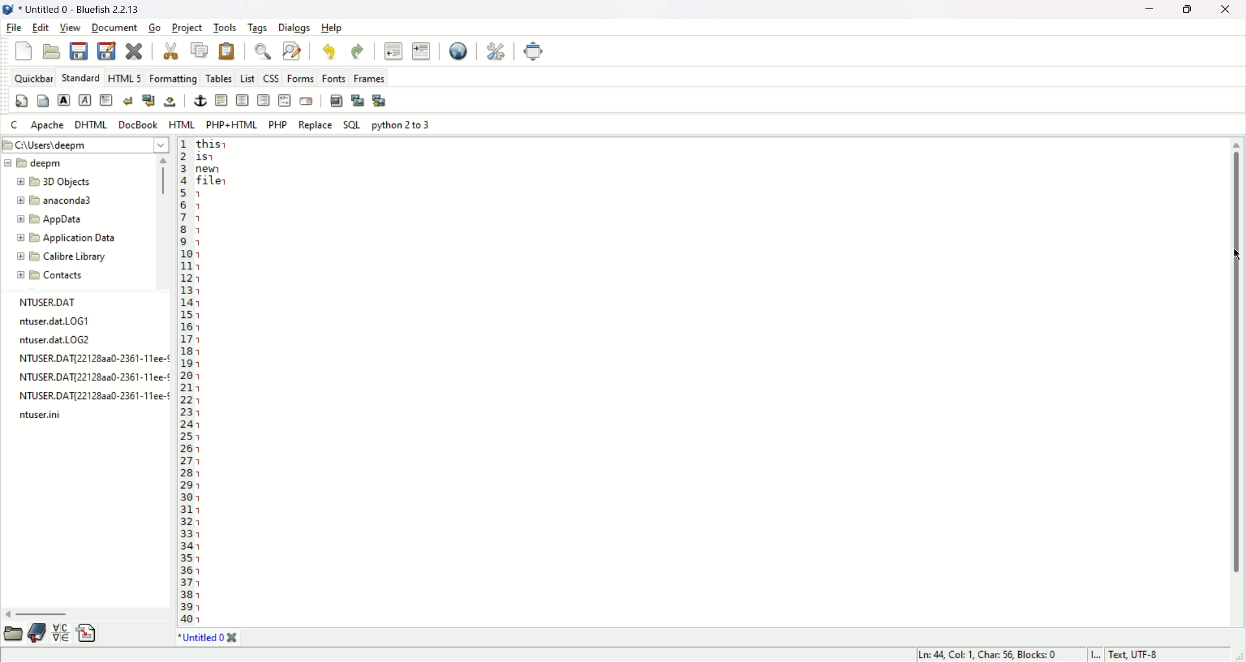  I want to click on file explorer, so click(12, 633).